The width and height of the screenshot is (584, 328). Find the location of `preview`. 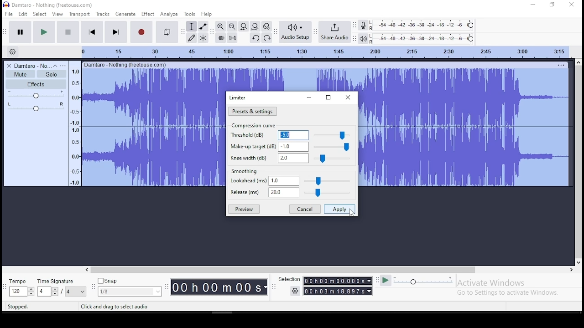

preview is located at coordinates (245, 209).